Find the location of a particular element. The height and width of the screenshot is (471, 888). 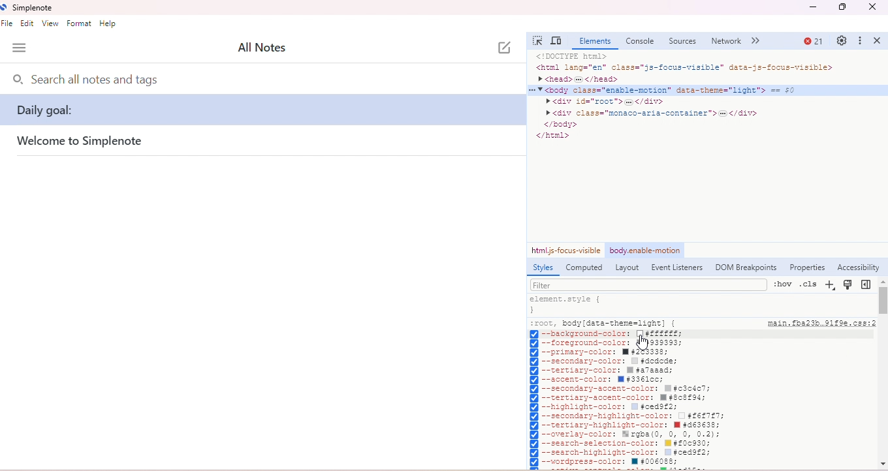

computed is located at coordinates (585, 268).